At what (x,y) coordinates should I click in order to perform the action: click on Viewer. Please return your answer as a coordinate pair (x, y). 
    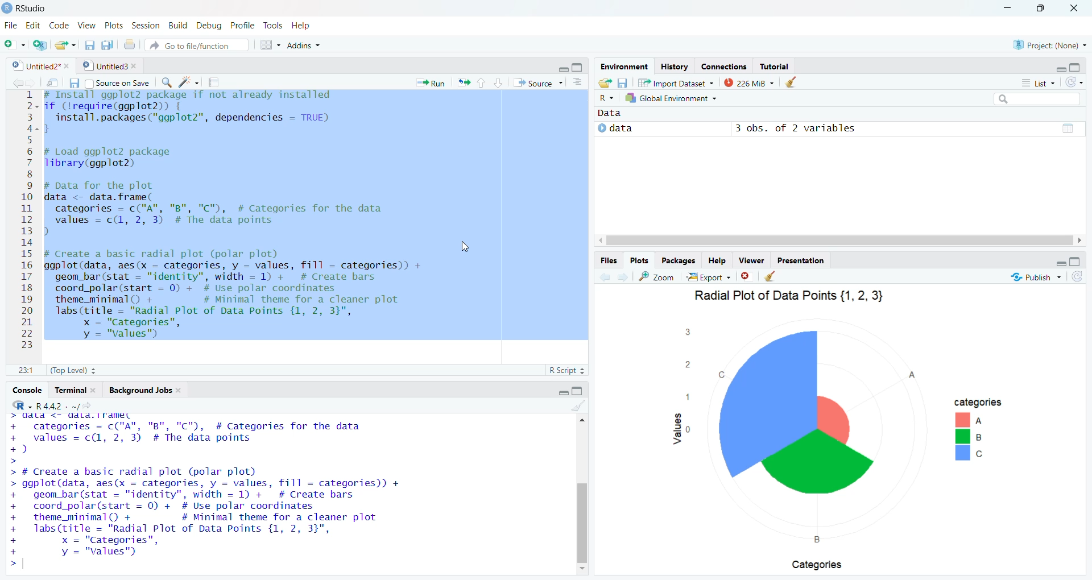
    Looking at the image, I should click on (751, 260).